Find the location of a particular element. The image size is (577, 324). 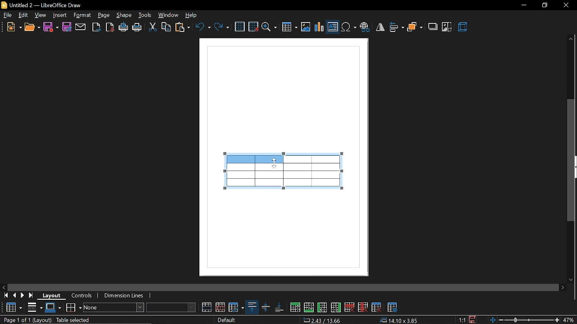

go to first page is located at coordinates (5, 295).